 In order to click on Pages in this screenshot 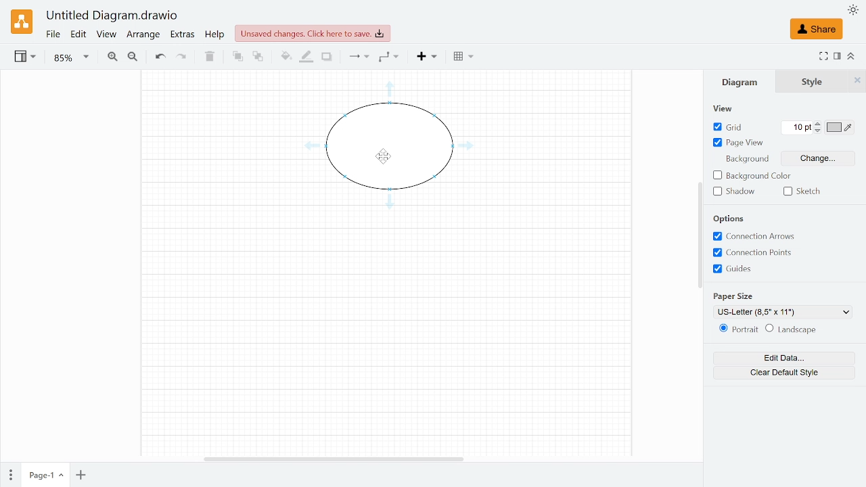, I will do `click(11, 474)`.